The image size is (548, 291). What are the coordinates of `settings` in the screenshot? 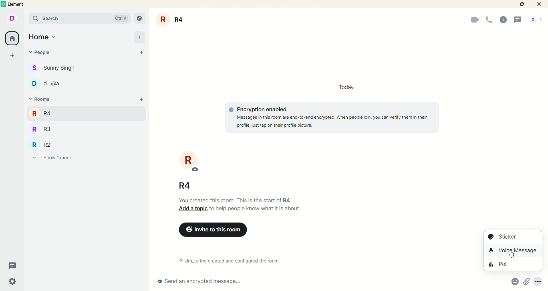 It's located at (13, 282).